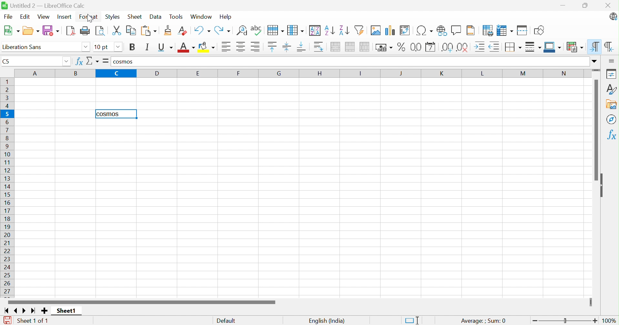 This screenshot has height=325, width=619. Describe the element at coordinates (68, 62) in the screenshot. I see `Drop down` at that location.